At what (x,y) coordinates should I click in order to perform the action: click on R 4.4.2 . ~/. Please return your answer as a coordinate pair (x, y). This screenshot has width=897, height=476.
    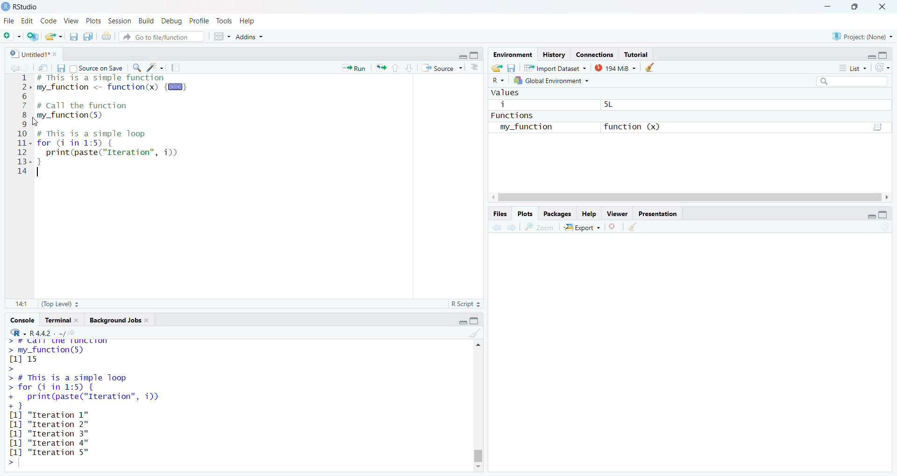
    Looking at the image, I should click on (48, 332).